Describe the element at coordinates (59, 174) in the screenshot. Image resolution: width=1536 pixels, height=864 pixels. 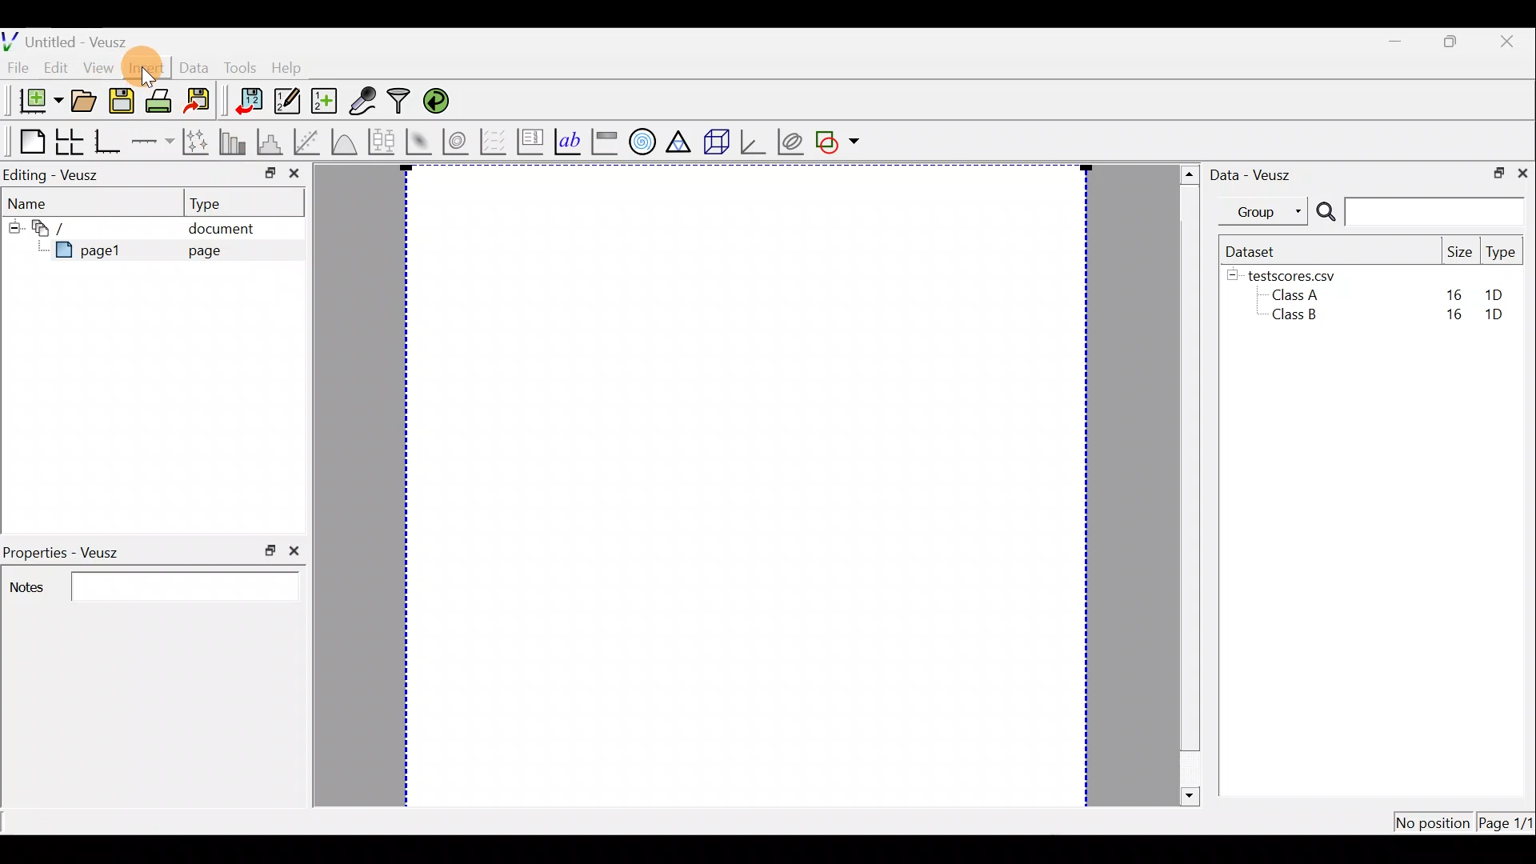
I see `Editing - Veusz` at that location.